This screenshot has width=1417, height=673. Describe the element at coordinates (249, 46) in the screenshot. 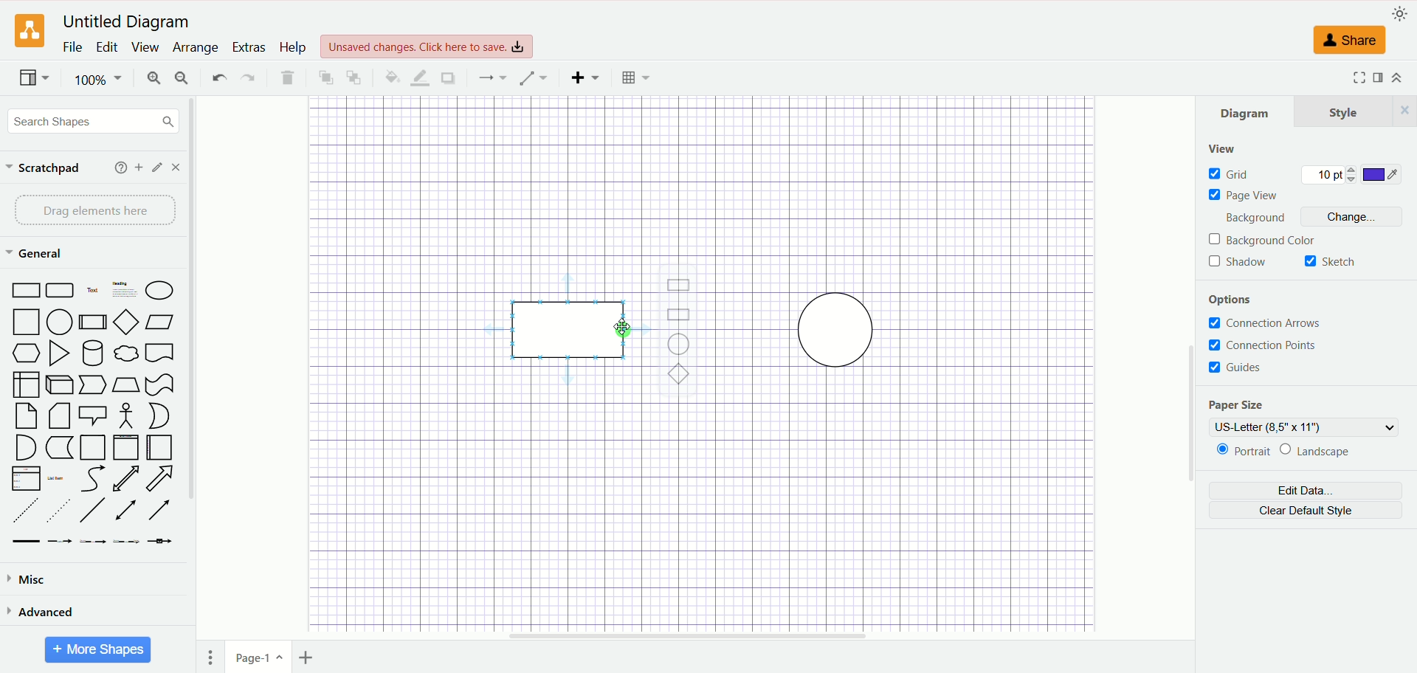

I see `extras` at that location.